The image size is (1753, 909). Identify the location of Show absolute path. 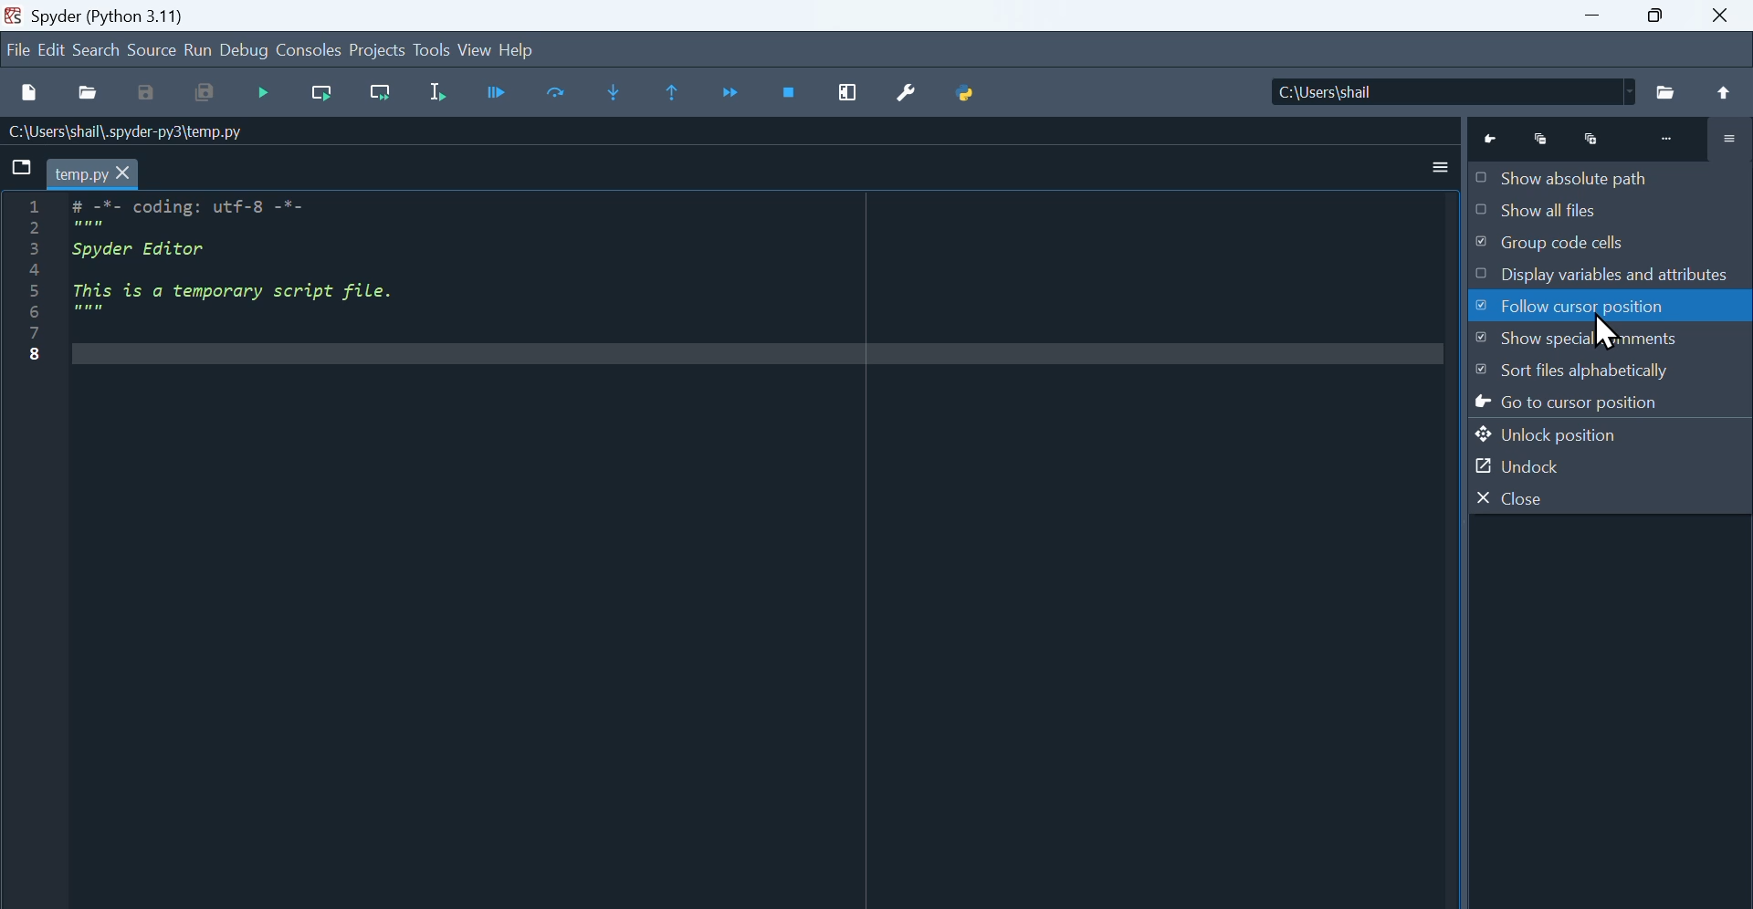
(1586, 175).